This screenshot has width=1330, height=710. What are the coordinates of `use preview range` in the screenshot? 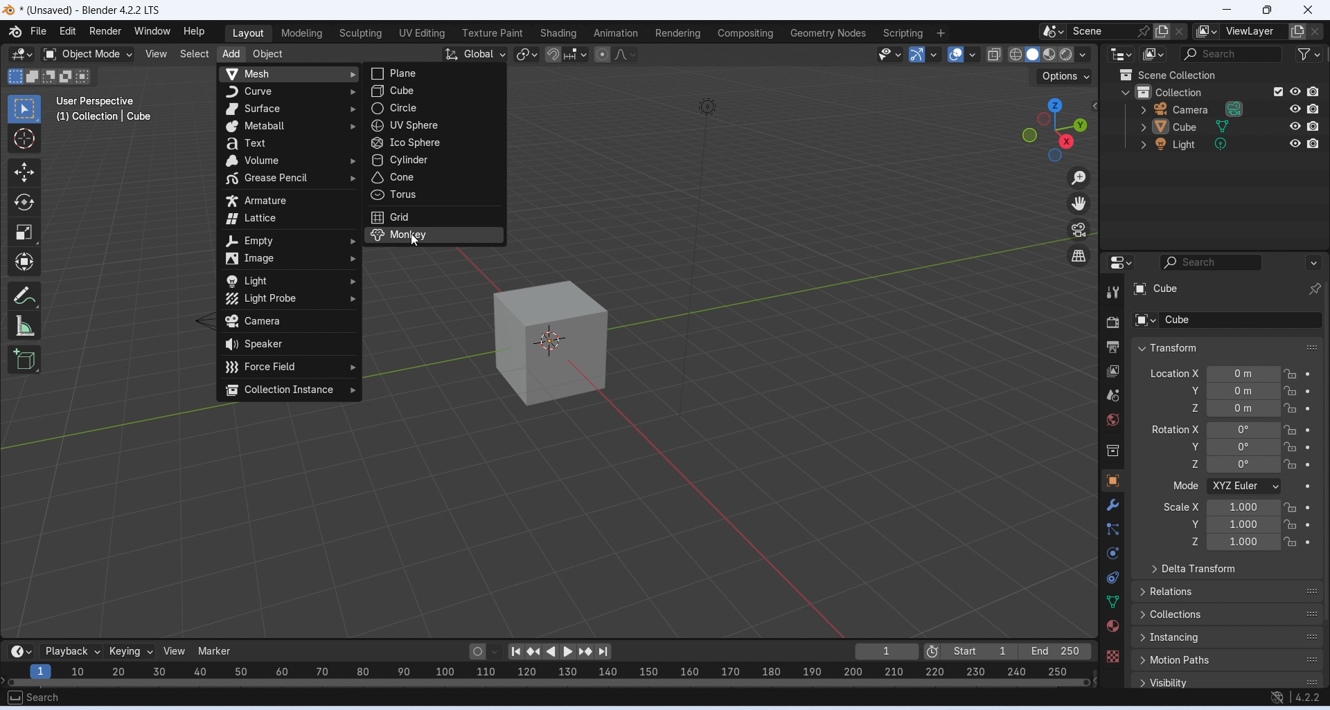 It's located at (932, 653).